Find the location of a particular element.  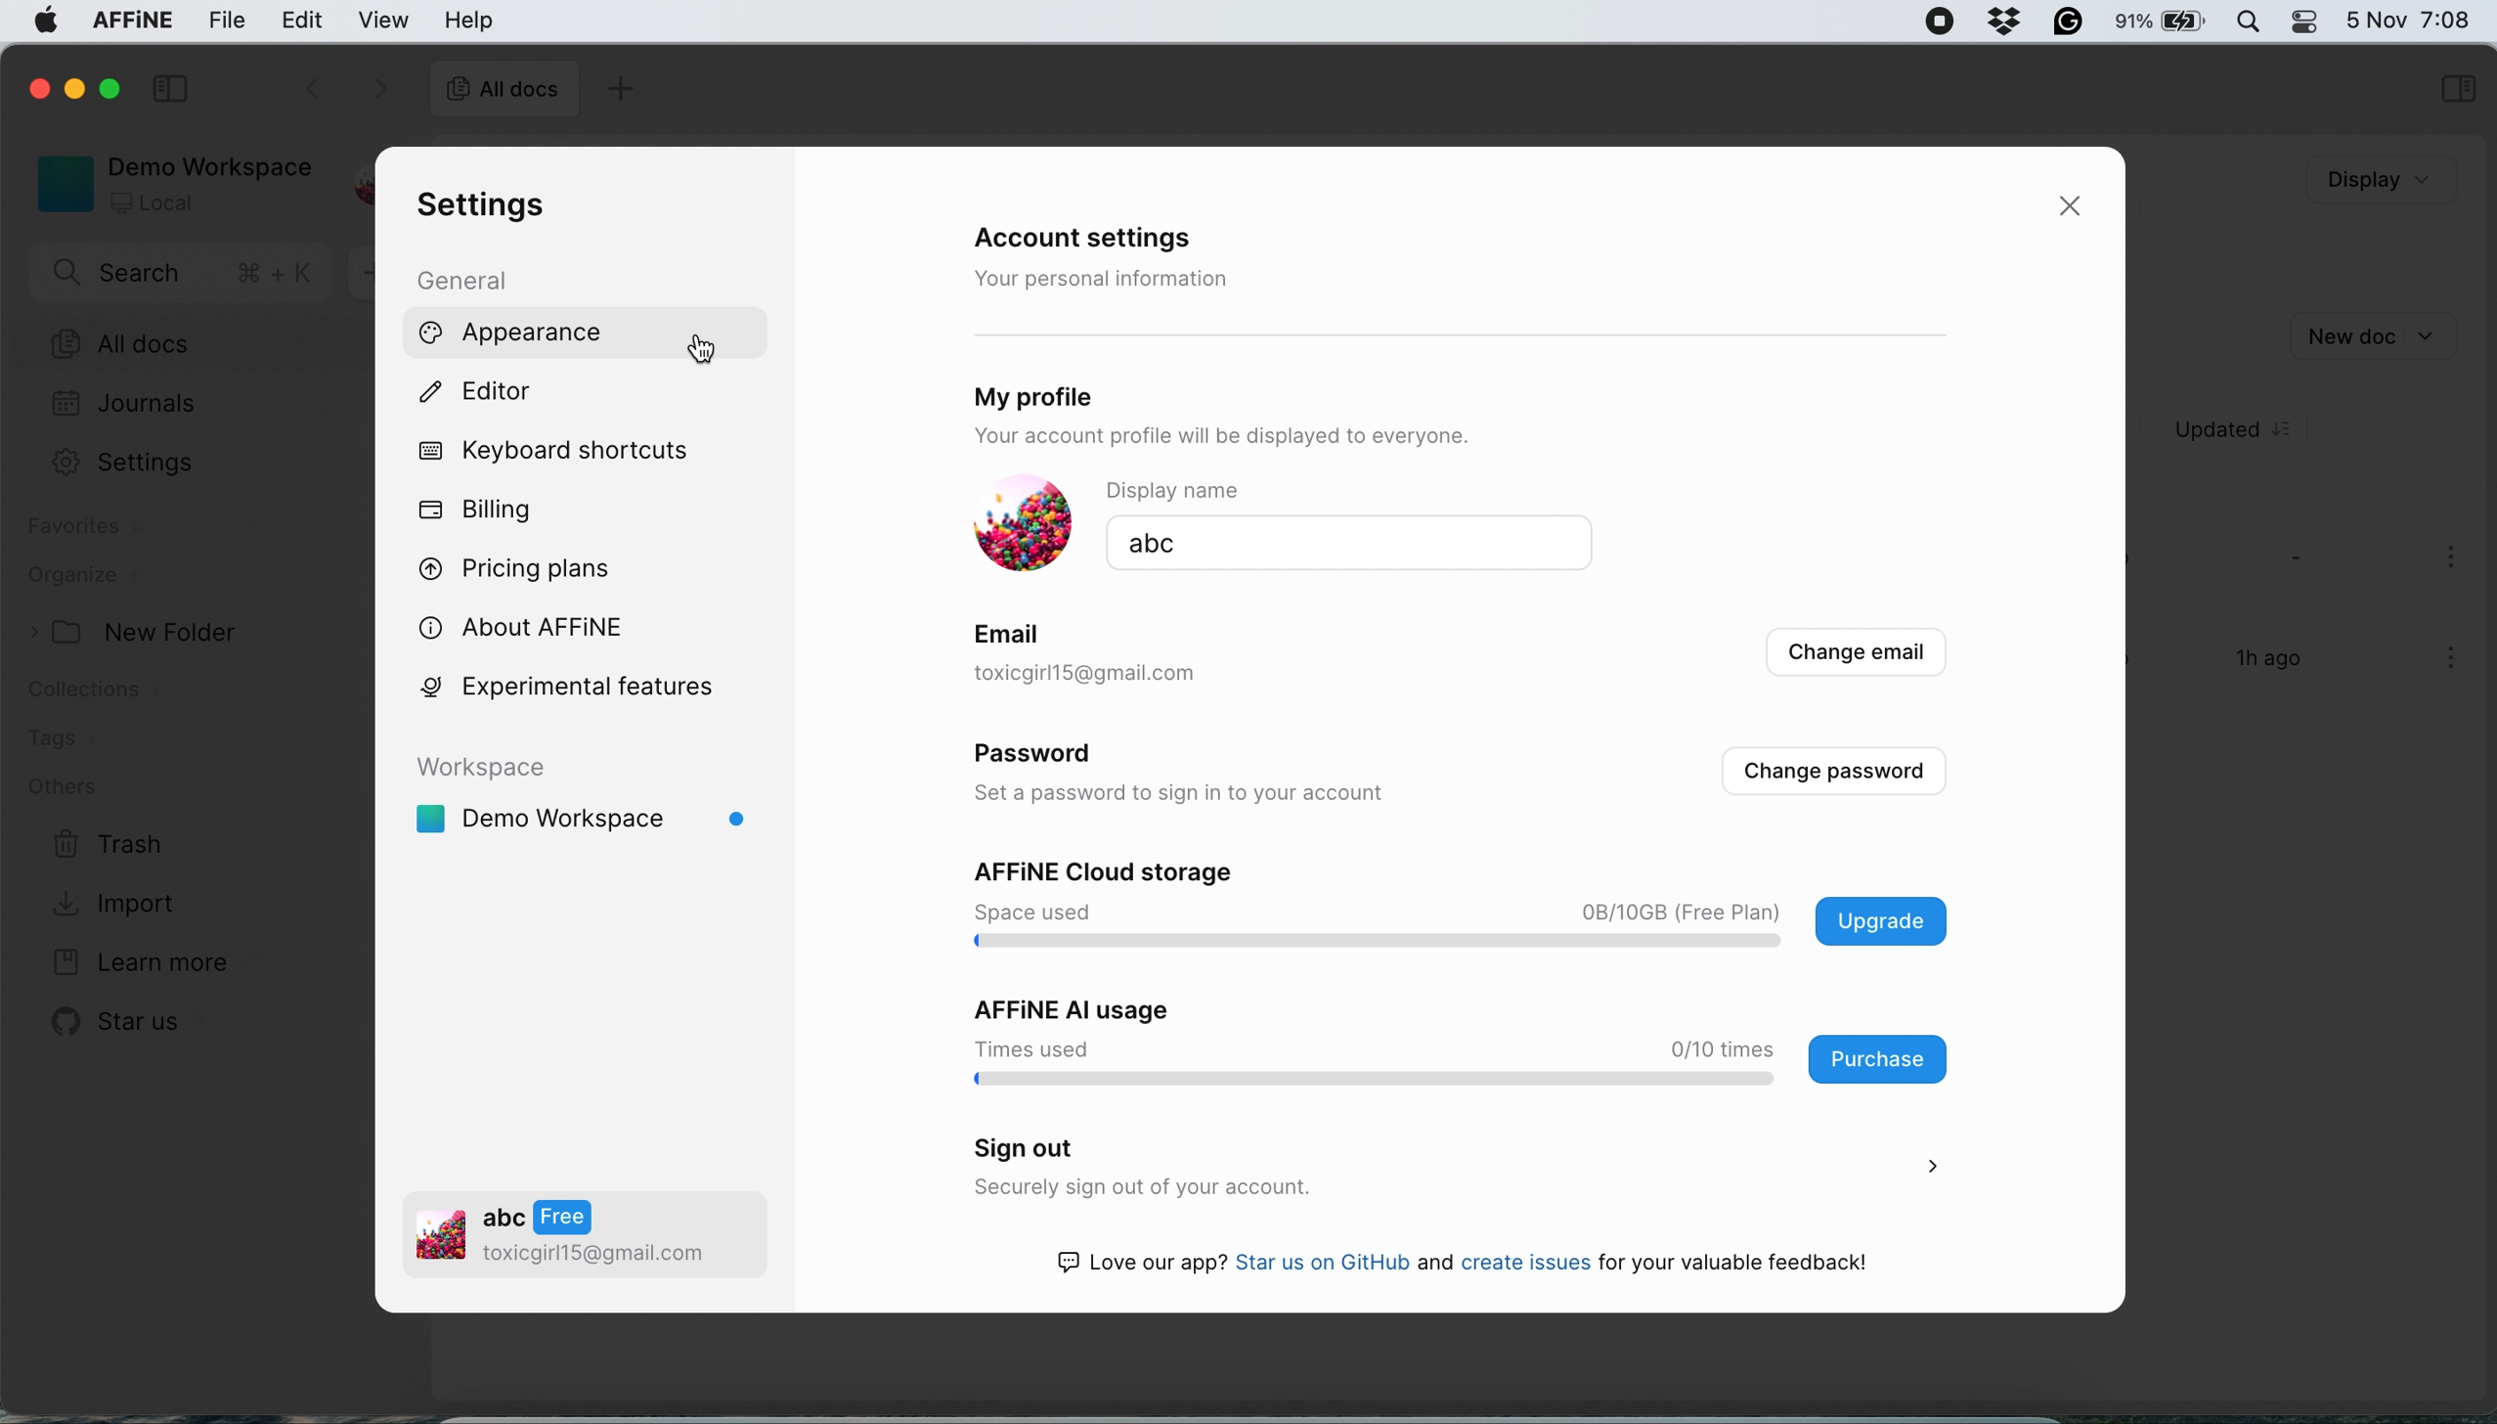

favorites is located at coordinates (83, 530).